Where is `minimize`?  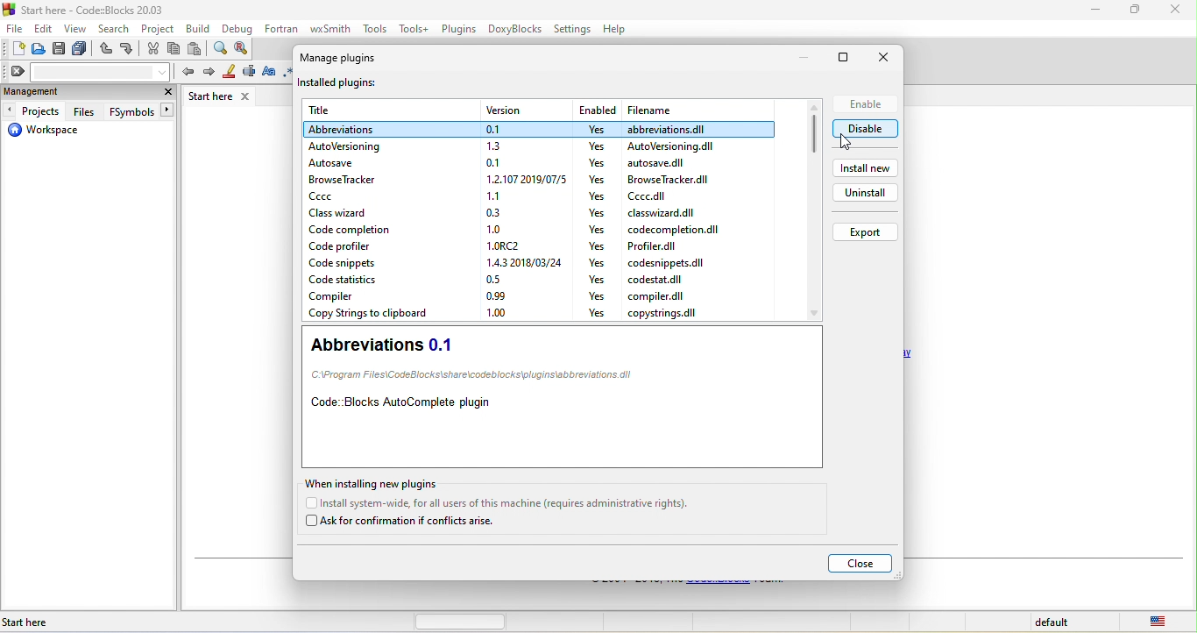
minimize is located at coordinates (1095, 13).